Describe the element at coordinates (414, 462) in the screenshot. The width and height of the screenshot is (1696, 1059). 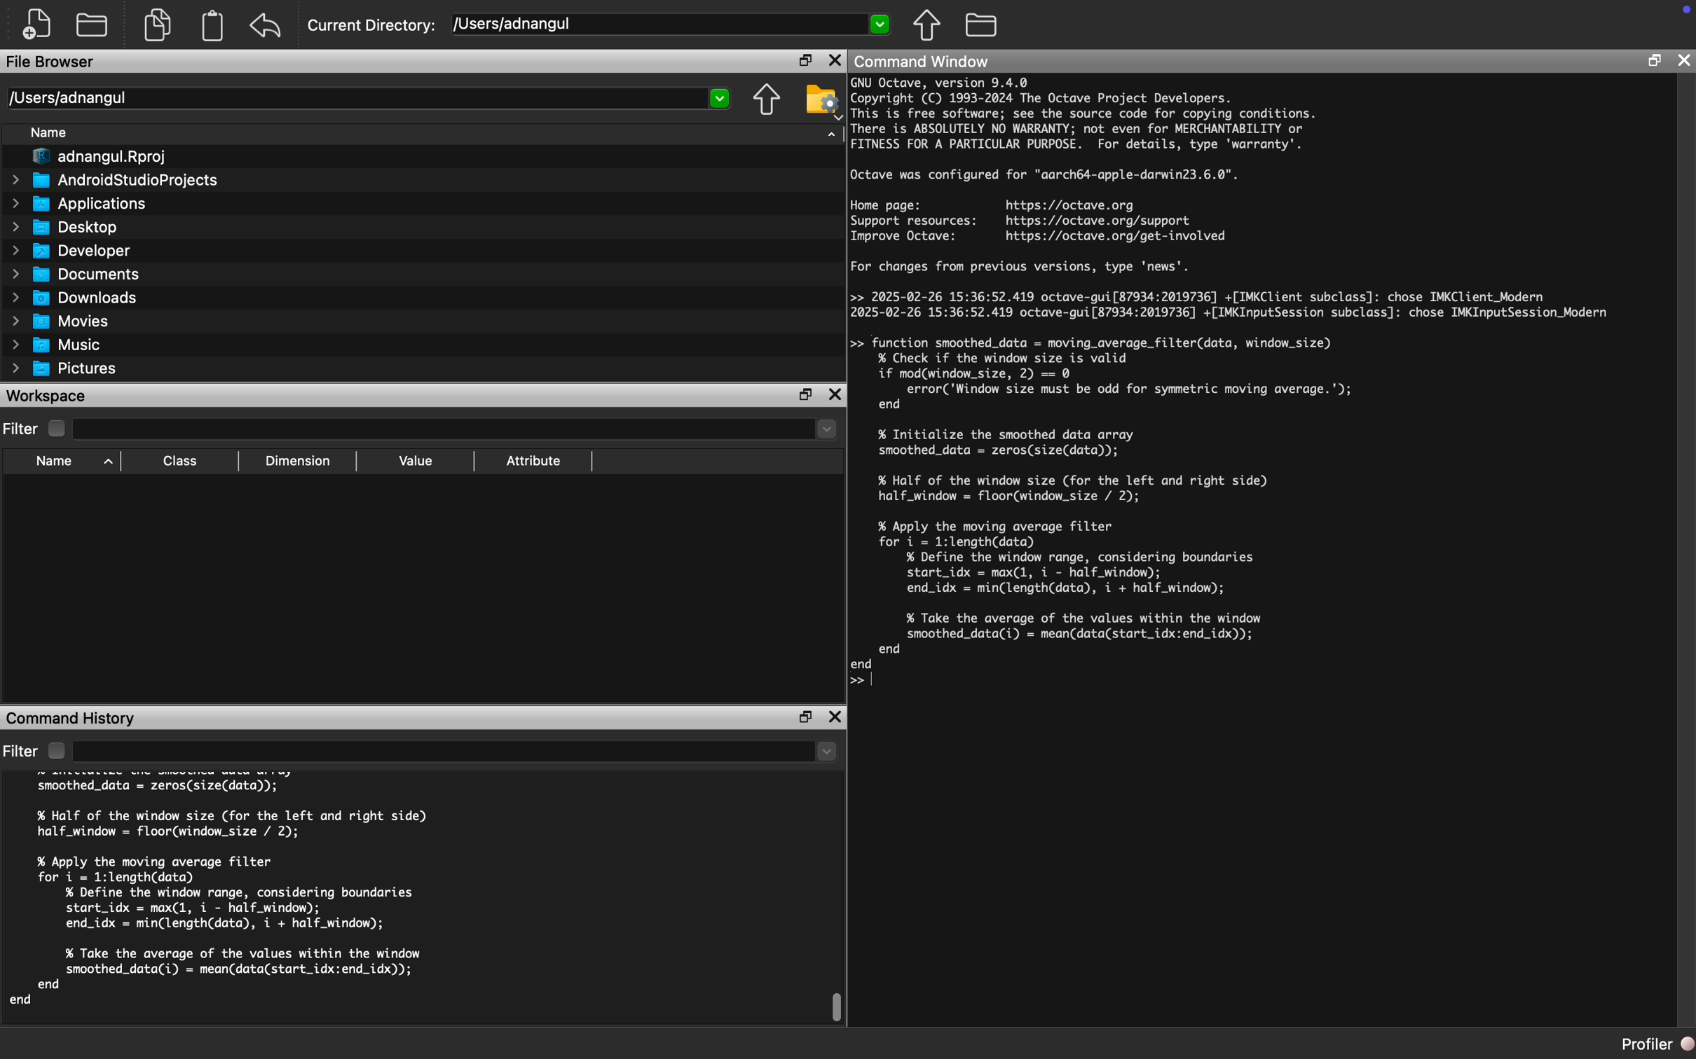
I see `Value` at that location.